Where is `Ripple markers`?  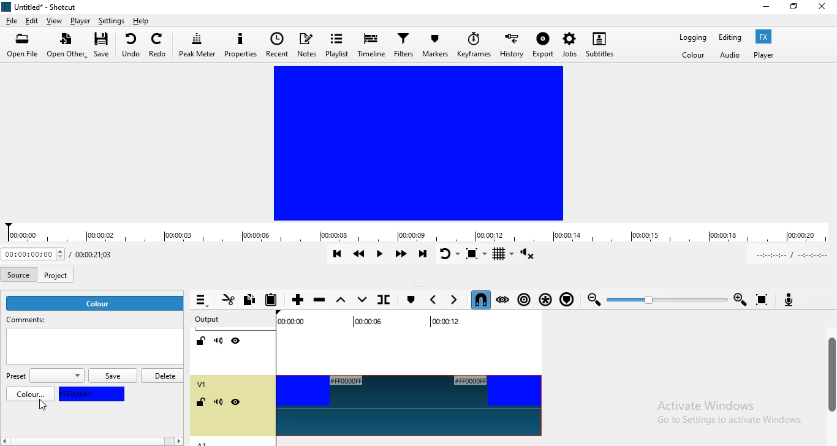 Ripple markers is located at coordinates (566, 300).